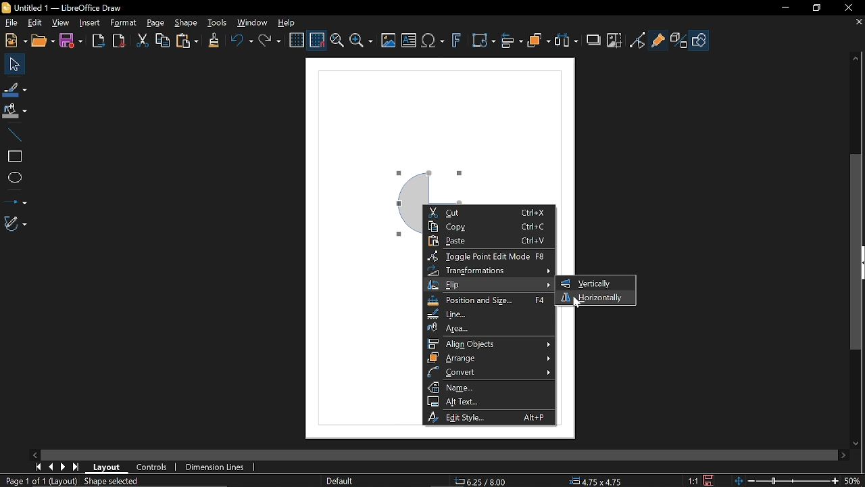 This screenshot has height=487, width=865. I want to click on Page 1 of 1 (Layout), so click(39, 480).